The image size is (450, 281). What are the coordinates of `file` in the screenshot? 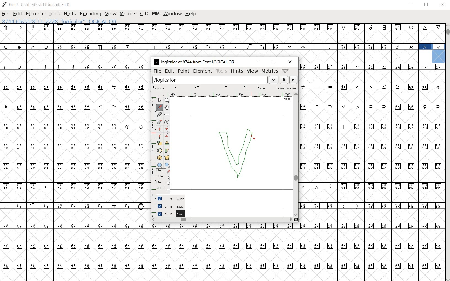 It's located at (6, 14).